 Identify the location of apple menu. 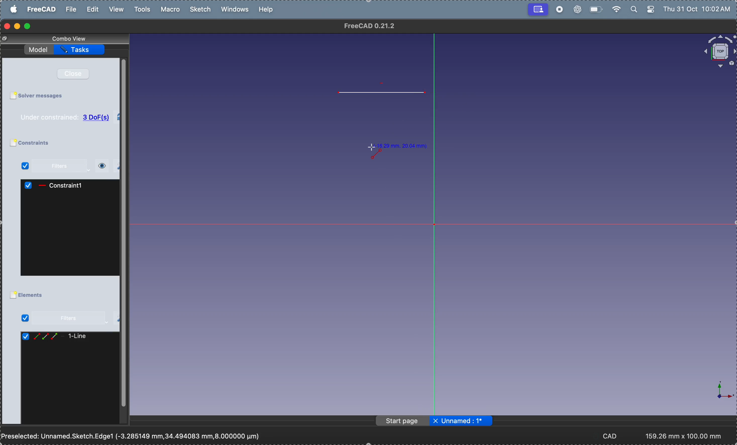
(14, 9).